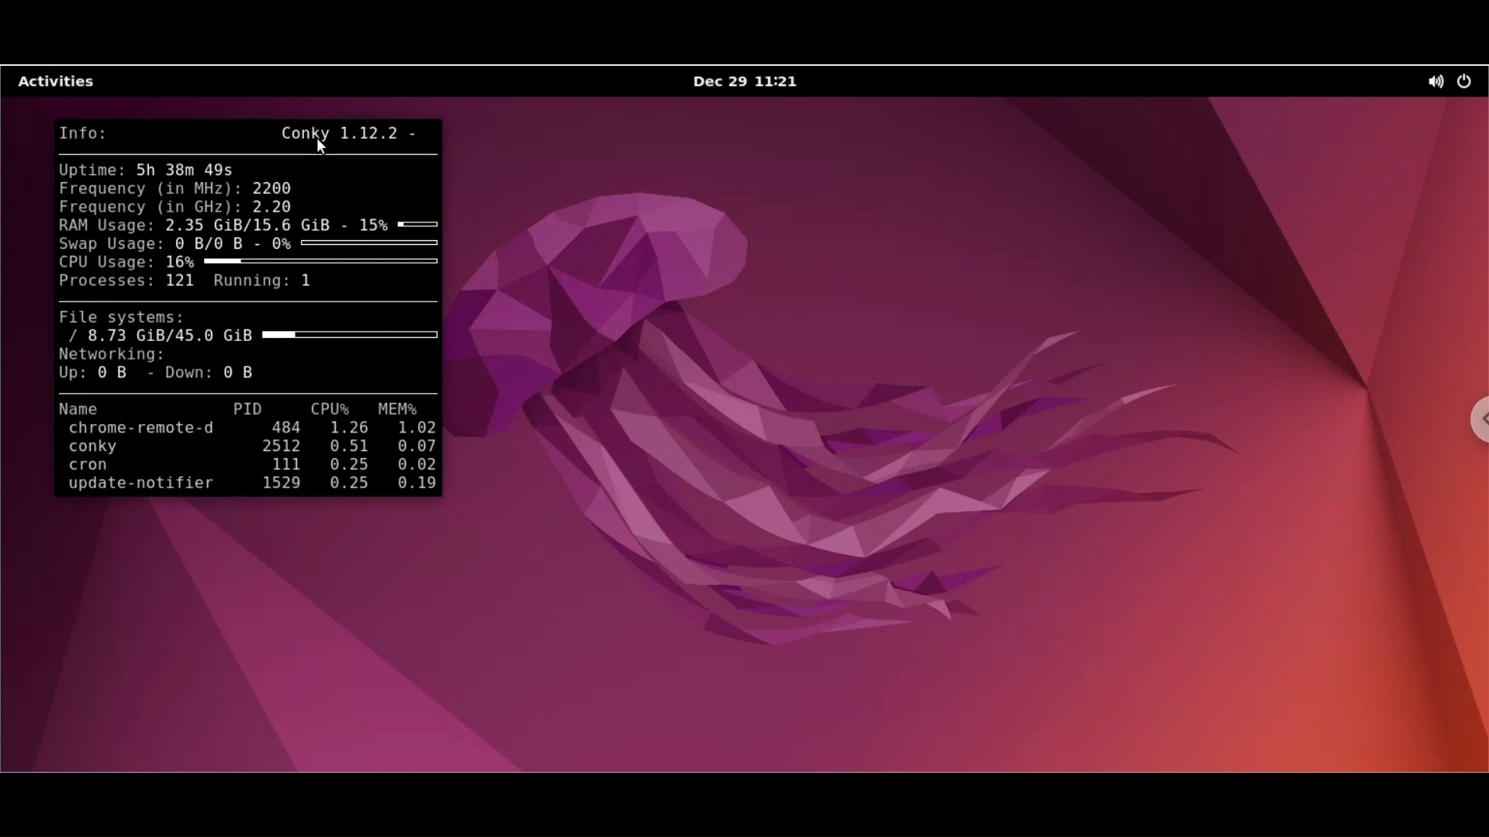  What do you see at coordinates (247, 154) in the screenshot?
I see `line` at bounding box center [247, 154].